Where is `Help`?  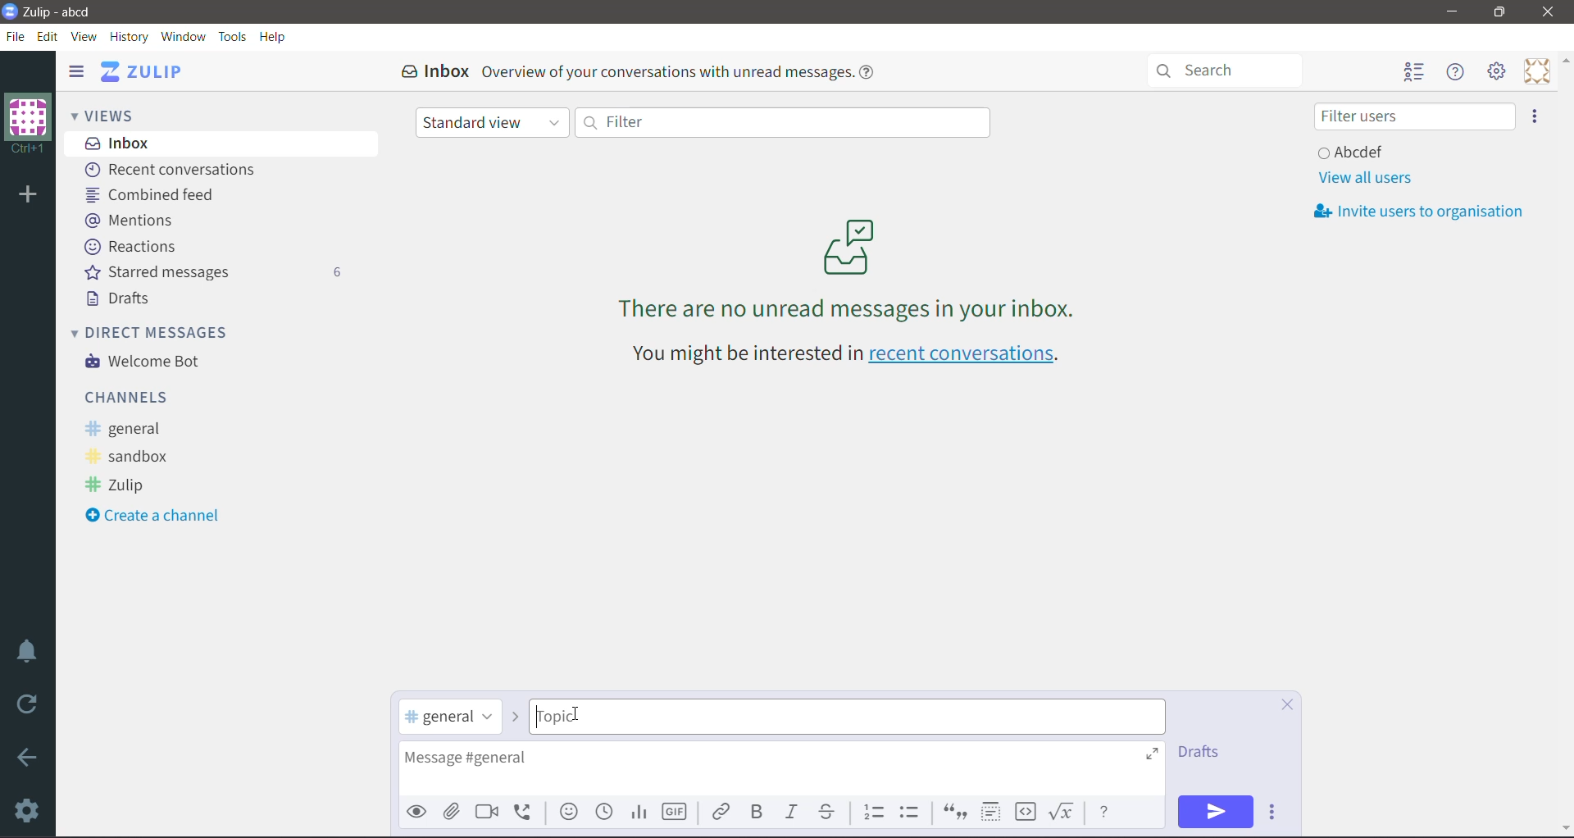
Help is located at coordinates (273, 37).